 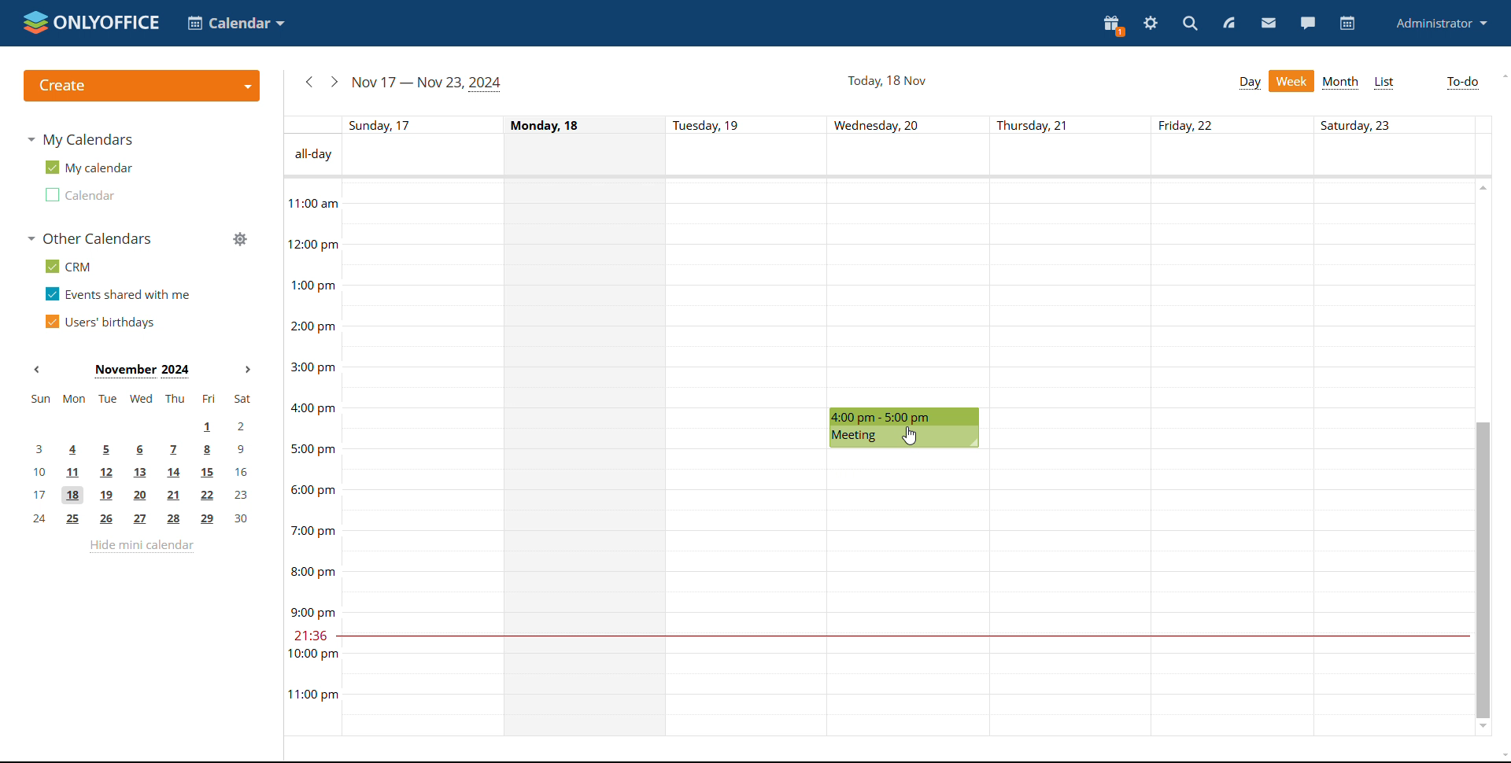 I want to click on second calendar, so click(x=78, y=194).